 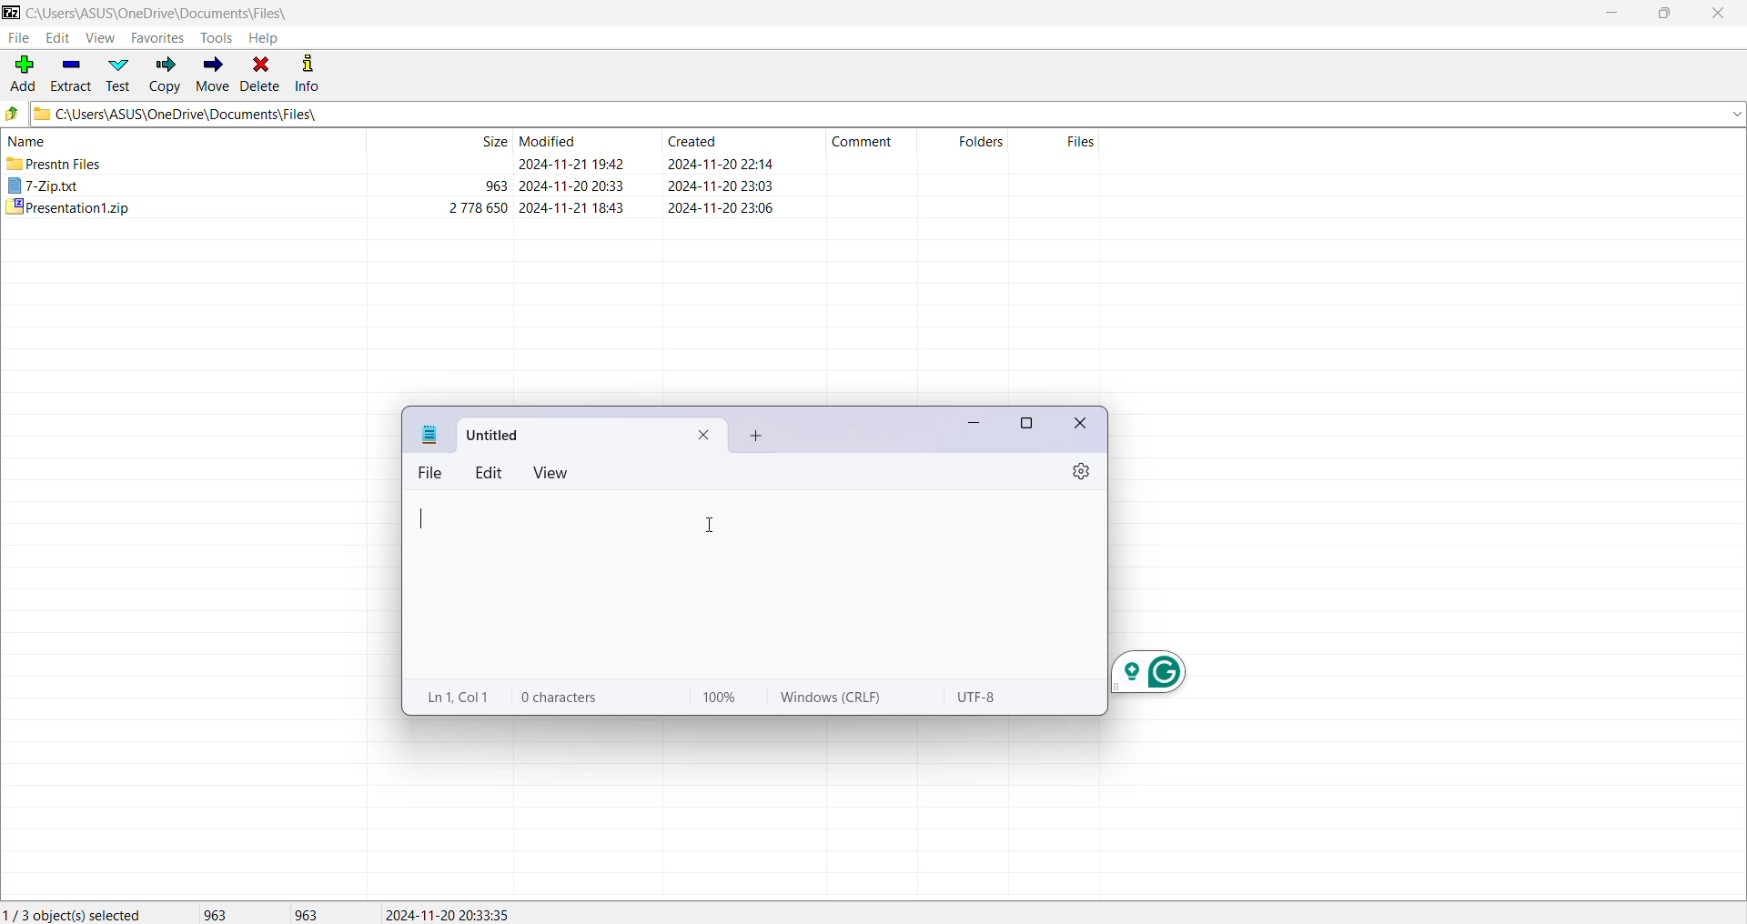 I want to click on Extract, so click(x=71, y=75).